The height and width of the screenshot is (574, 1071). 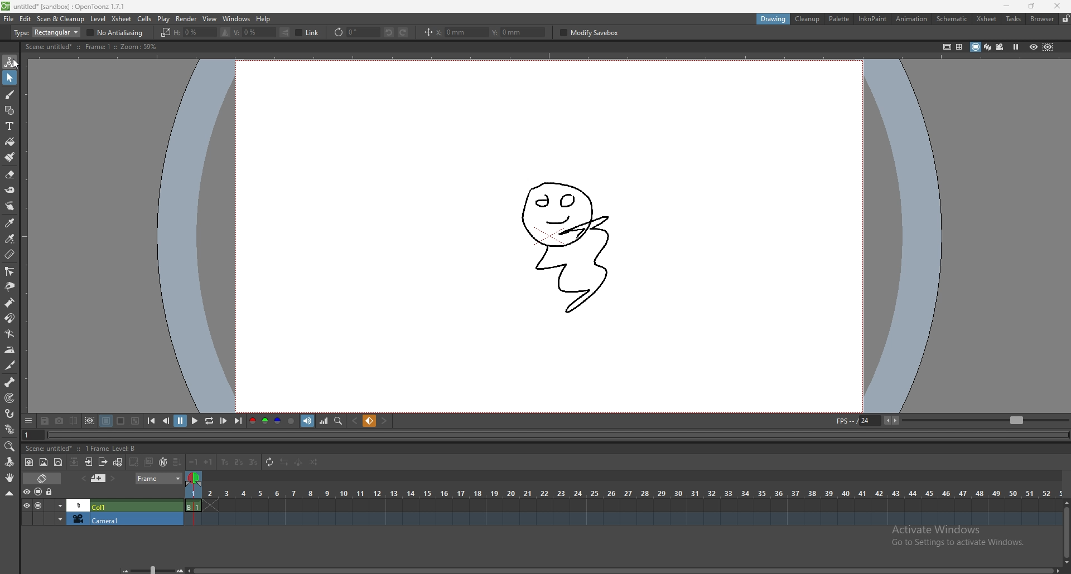 What do you see at coordinates (9, 333) in the screenshot?
I see `bender` at bounding box center [9, 333].